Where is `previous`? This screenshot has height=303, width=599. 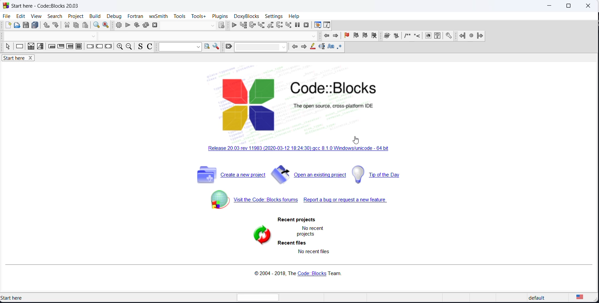
previous is located at coordinates (327, 36).